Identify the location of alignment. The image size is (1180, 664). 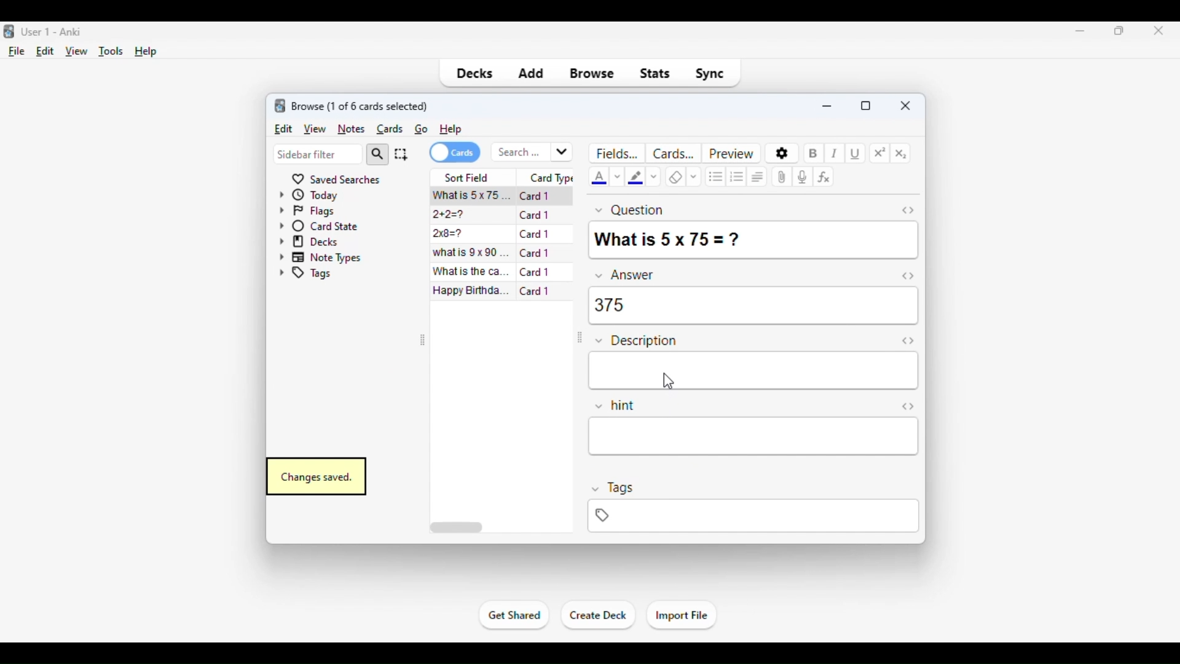
(759, 176).